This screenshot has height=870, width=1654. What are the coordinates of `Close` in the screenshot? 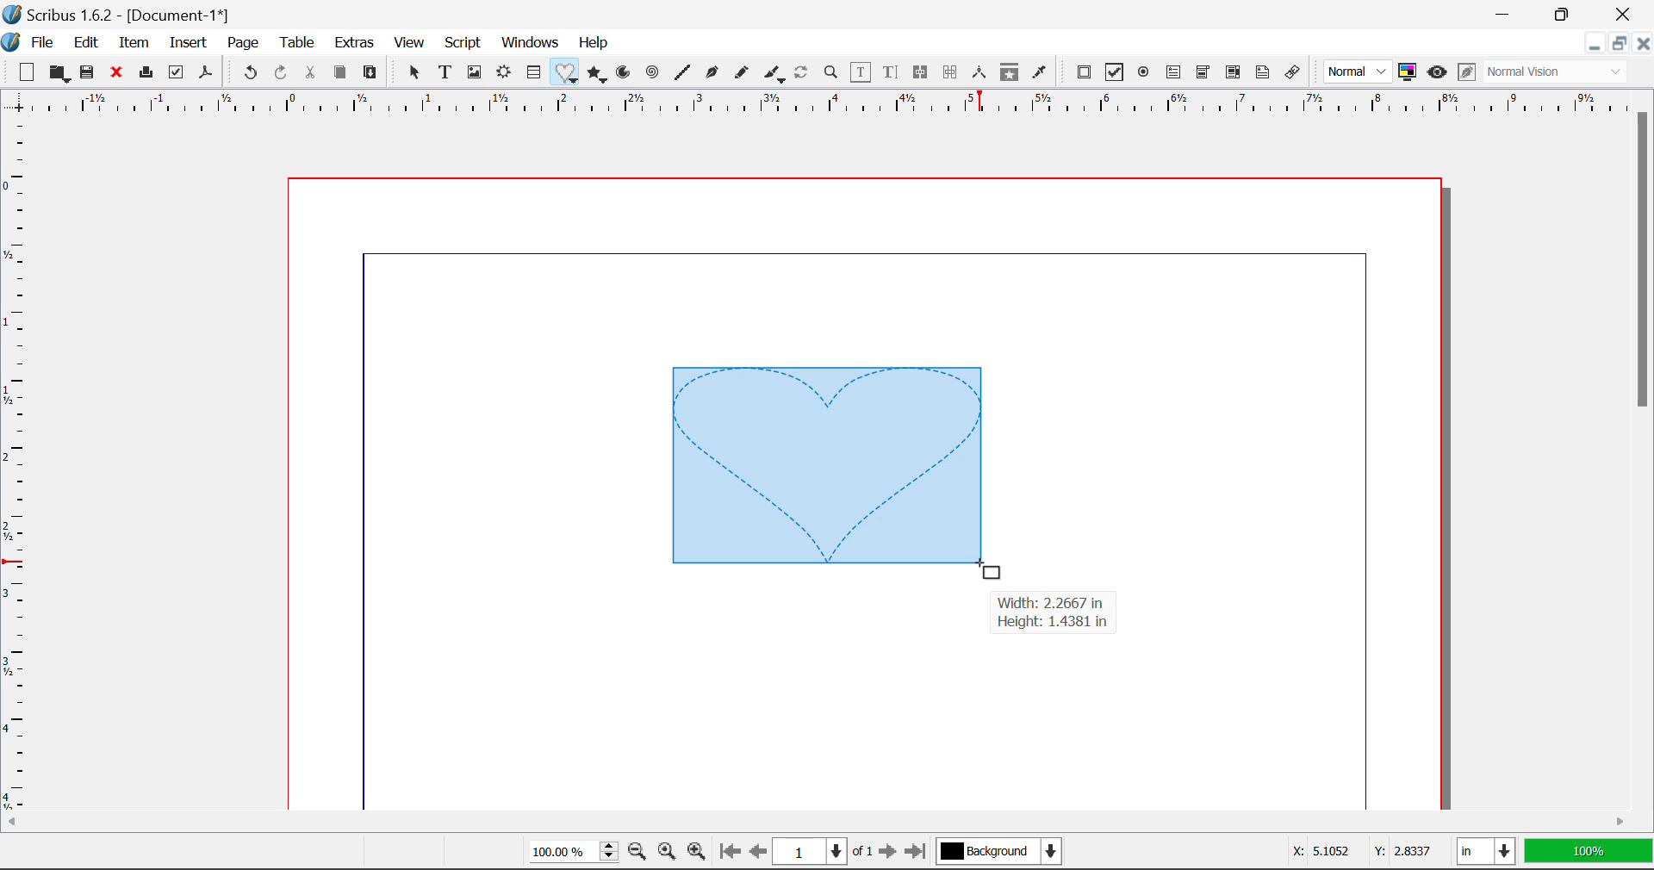 It's located at (1628, 14).